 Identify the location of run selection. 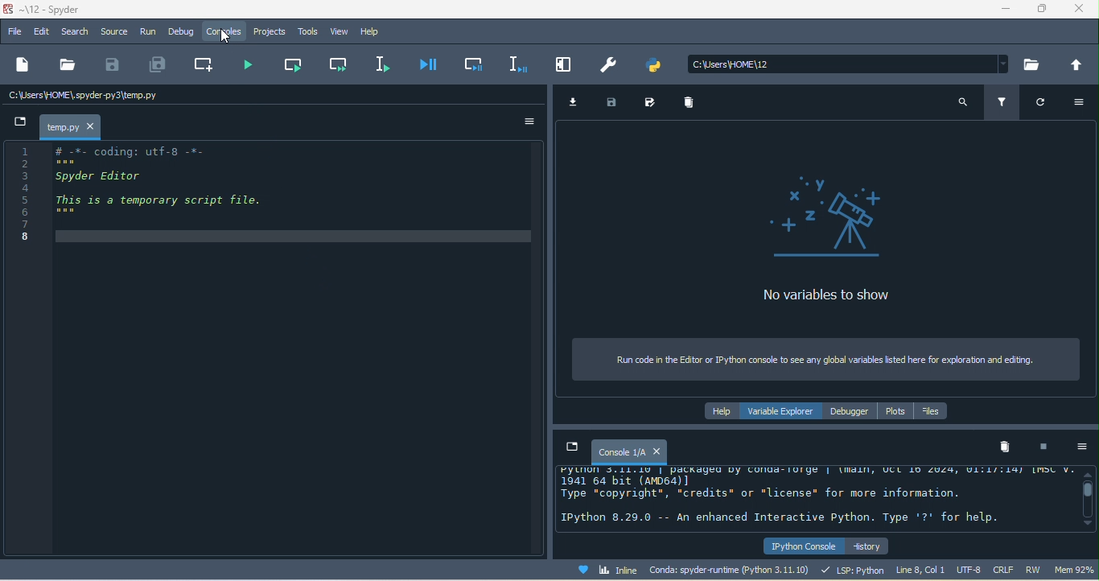
(386, 64).